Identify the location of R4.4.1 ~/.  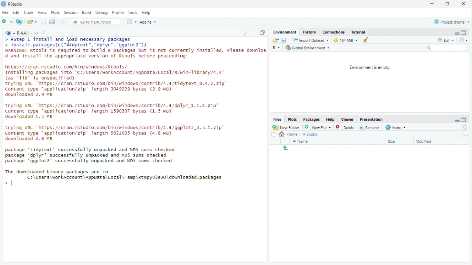
(28, 33).